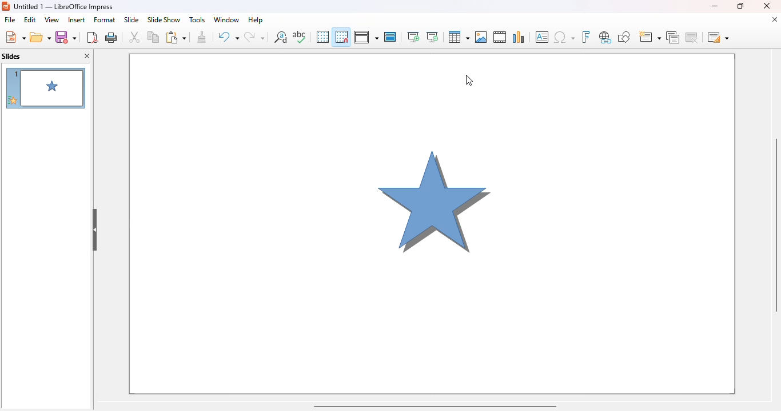  I want to click on file, so click(10, 19).